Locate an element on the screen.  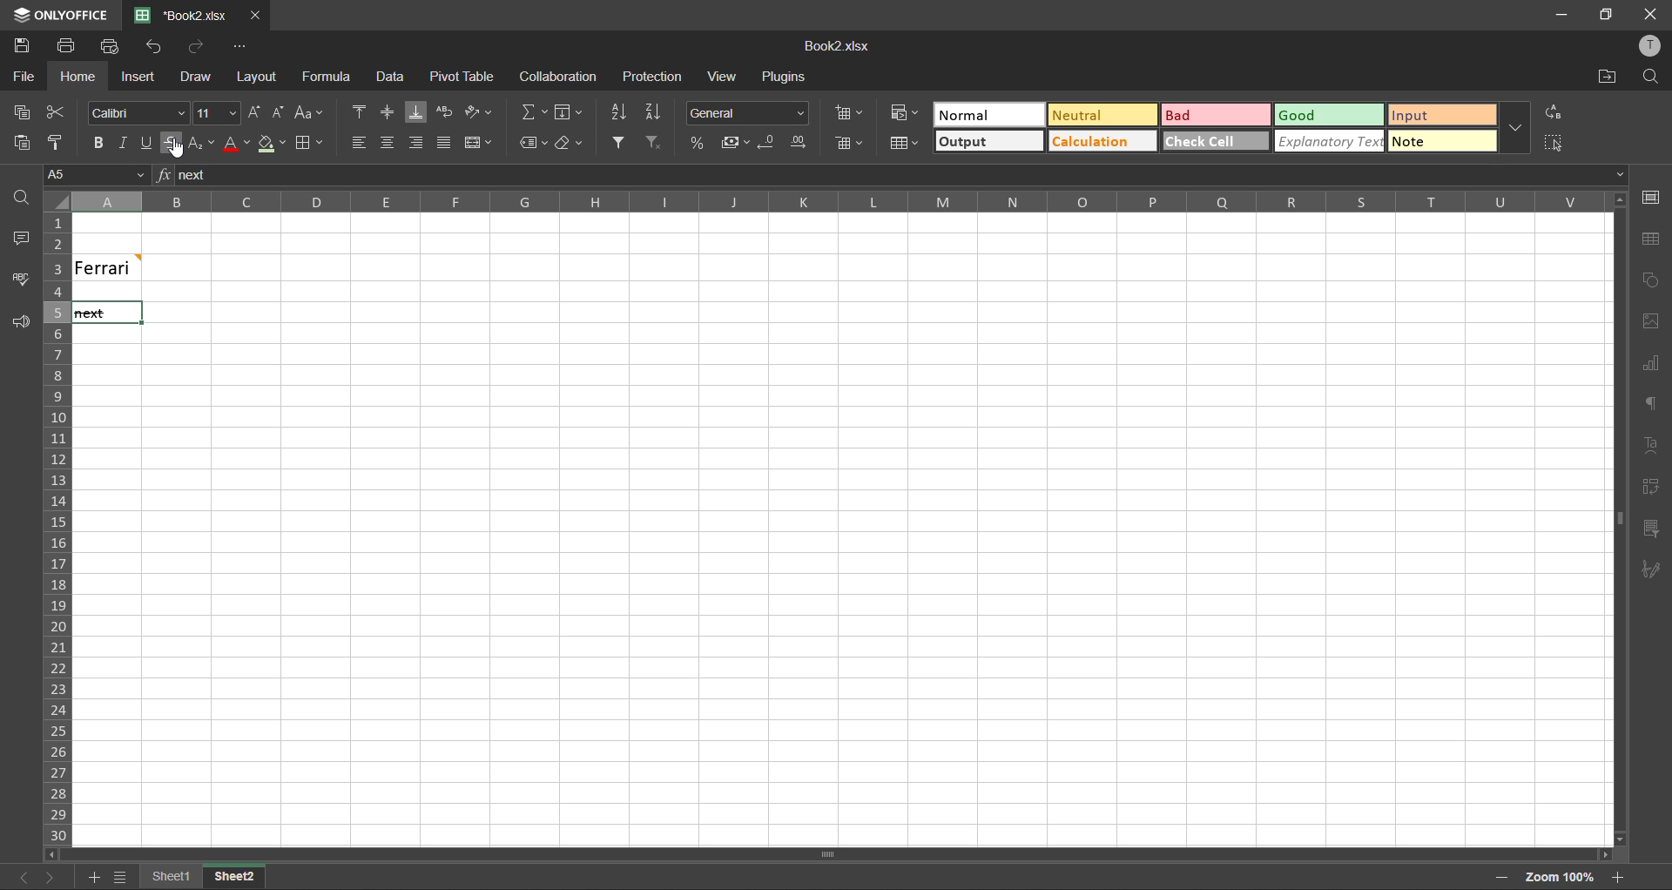
zoom out is located at coordinates (1499, 879).